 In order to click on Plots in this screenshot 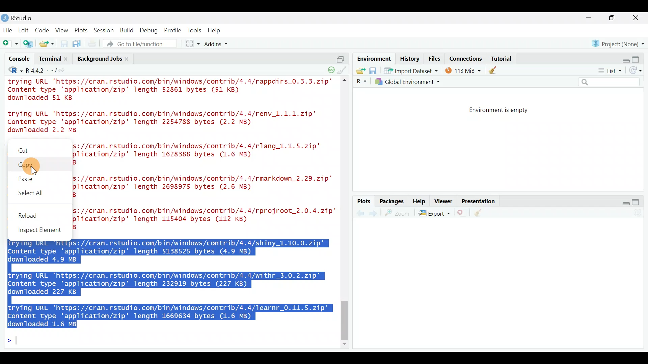, I will do `click(81, 29)`.